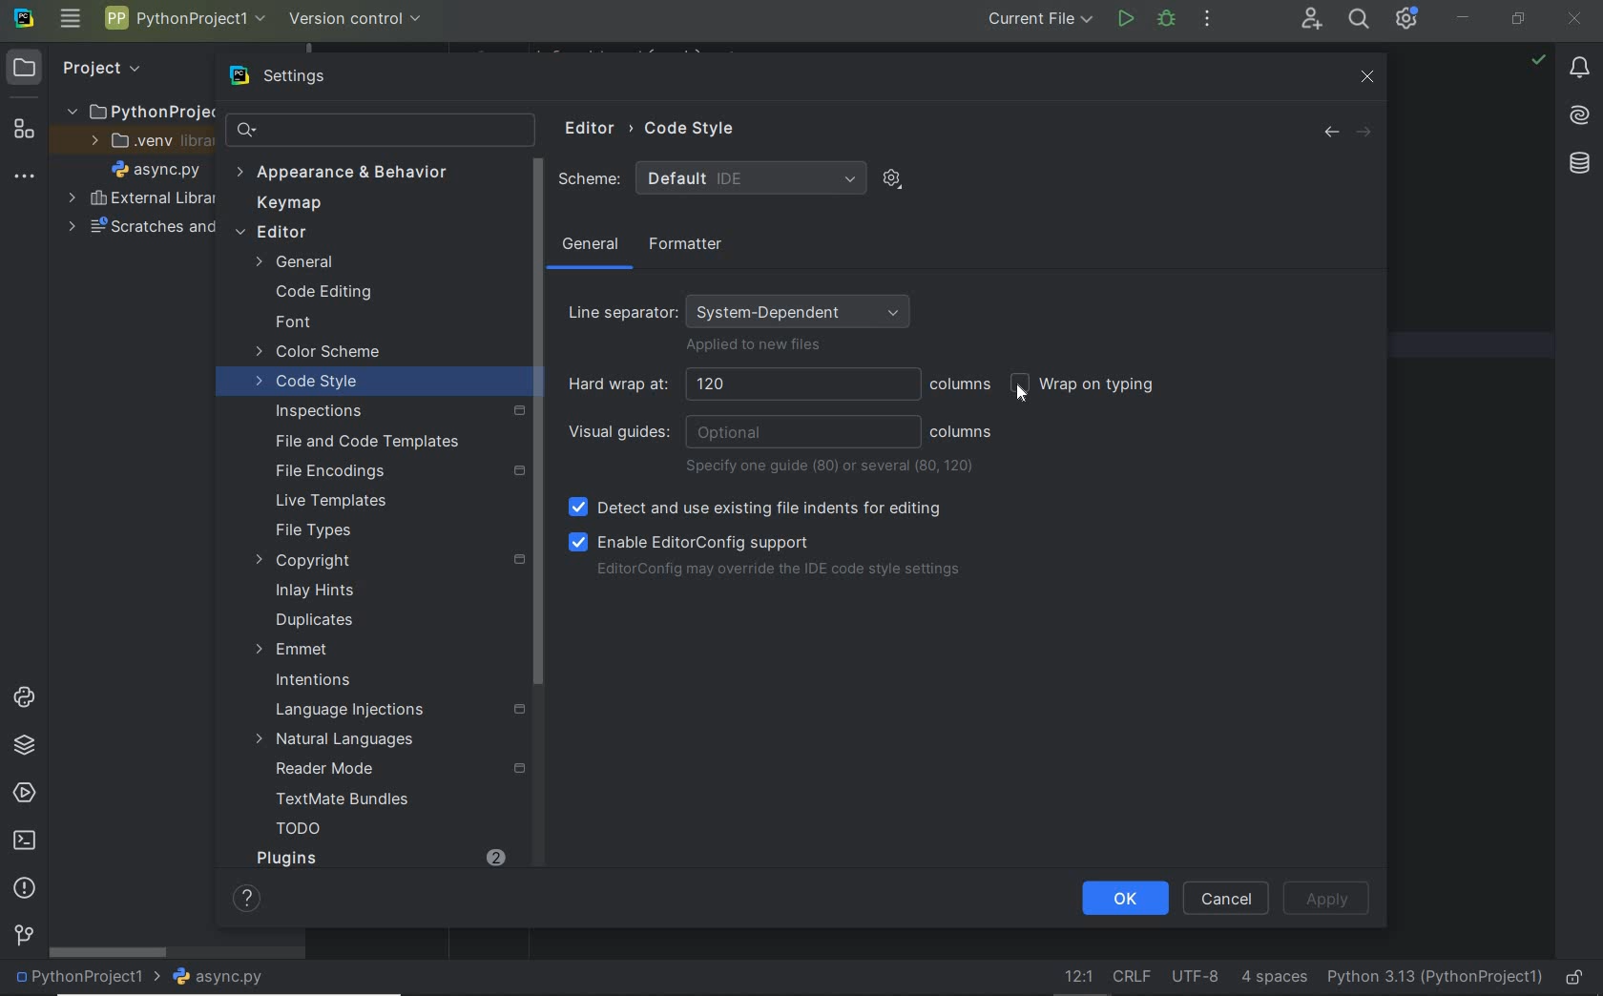  Describe the element at coordinates (712, 178) in the screenshot. I see `Scheme` at that location.